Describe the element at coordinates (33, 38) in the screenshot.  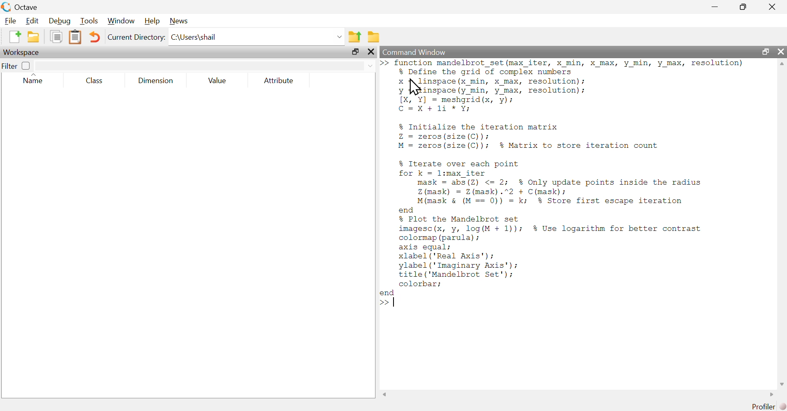
I see `open an existing file in editor` at that location.